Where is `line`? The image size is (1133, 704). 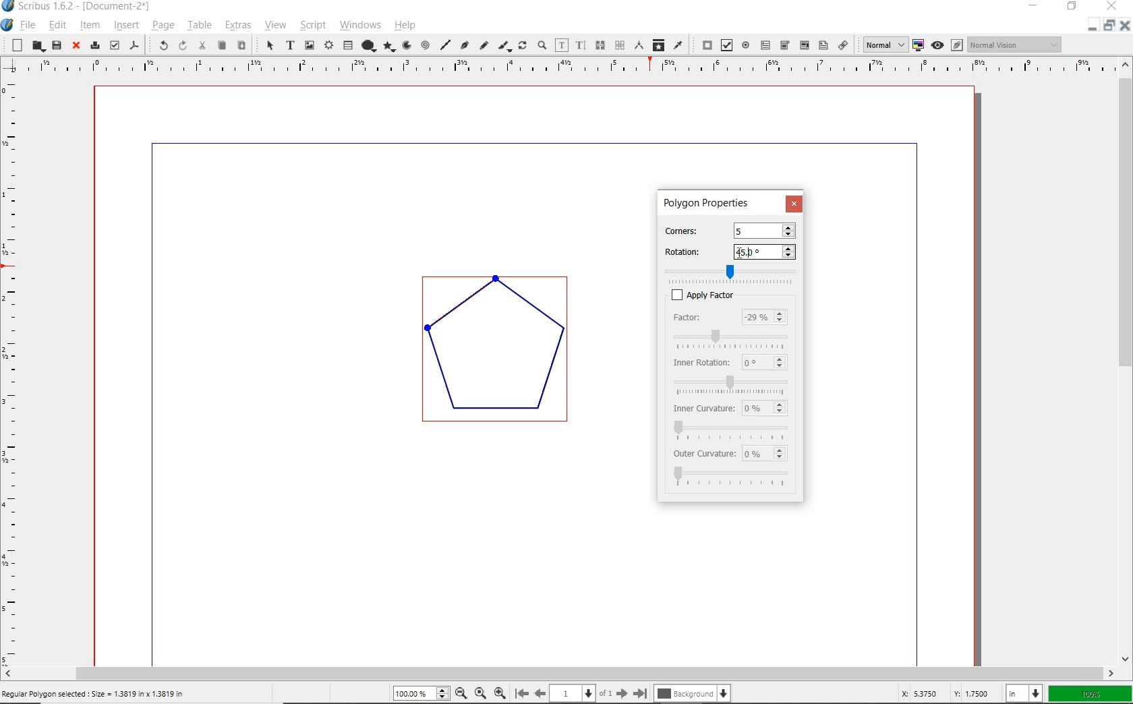
line is located at coordinates (444, 42).